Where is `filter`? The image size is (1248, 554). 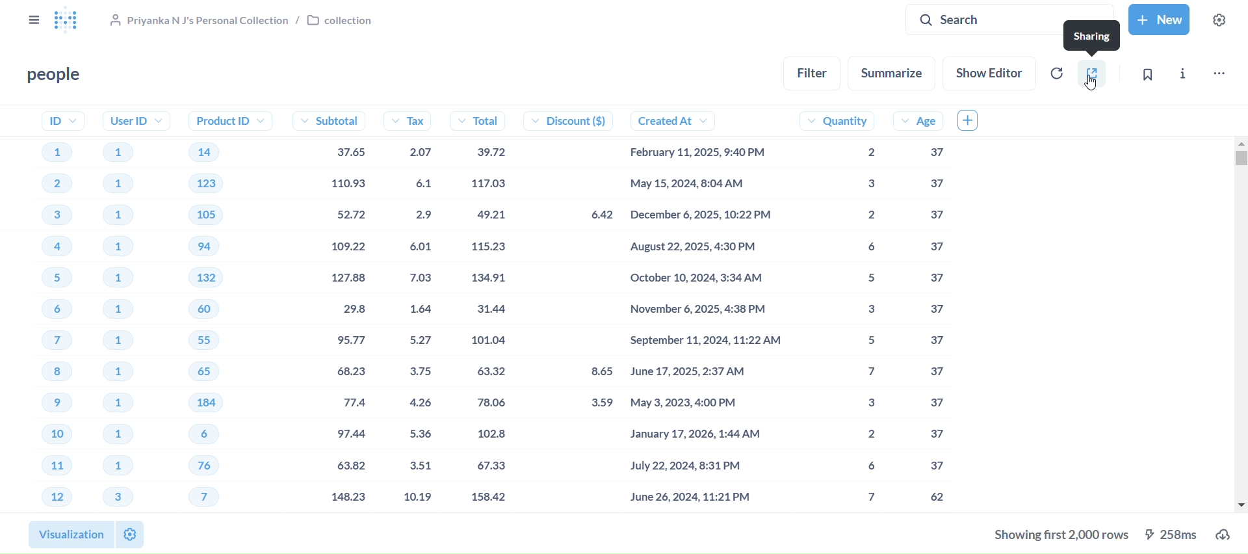 filter is located at coordinates (813, 73).